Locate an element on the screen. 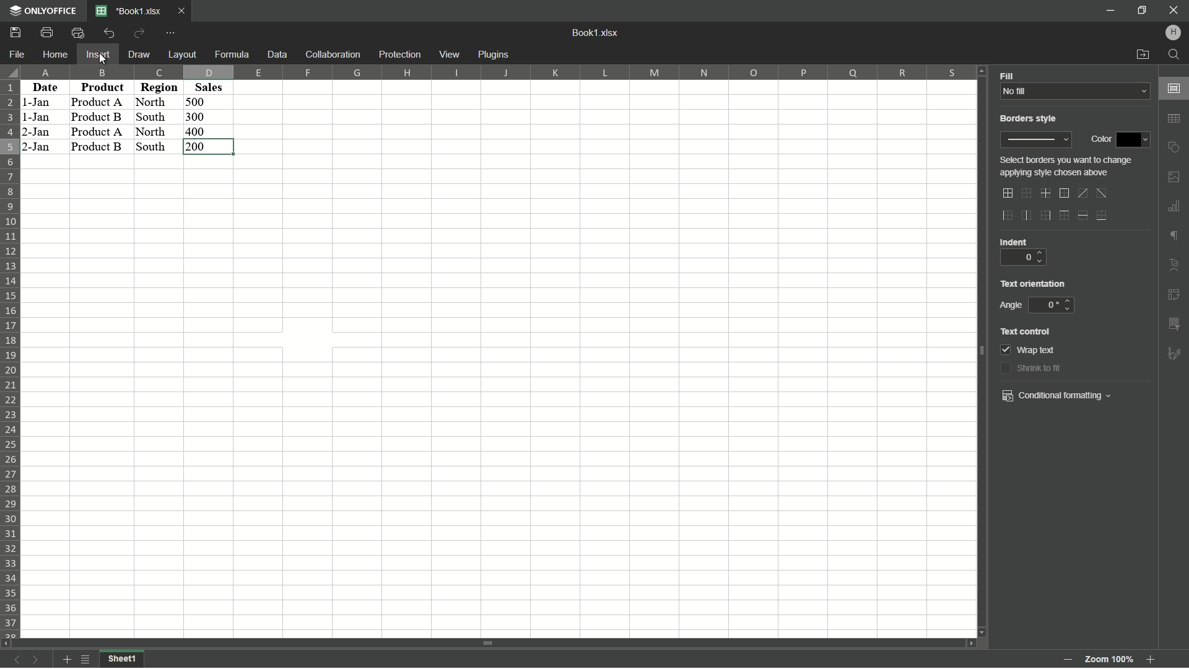 The height and width of the screenshot is (669, 1189). sheet1 is located at coordinates (169, 658).